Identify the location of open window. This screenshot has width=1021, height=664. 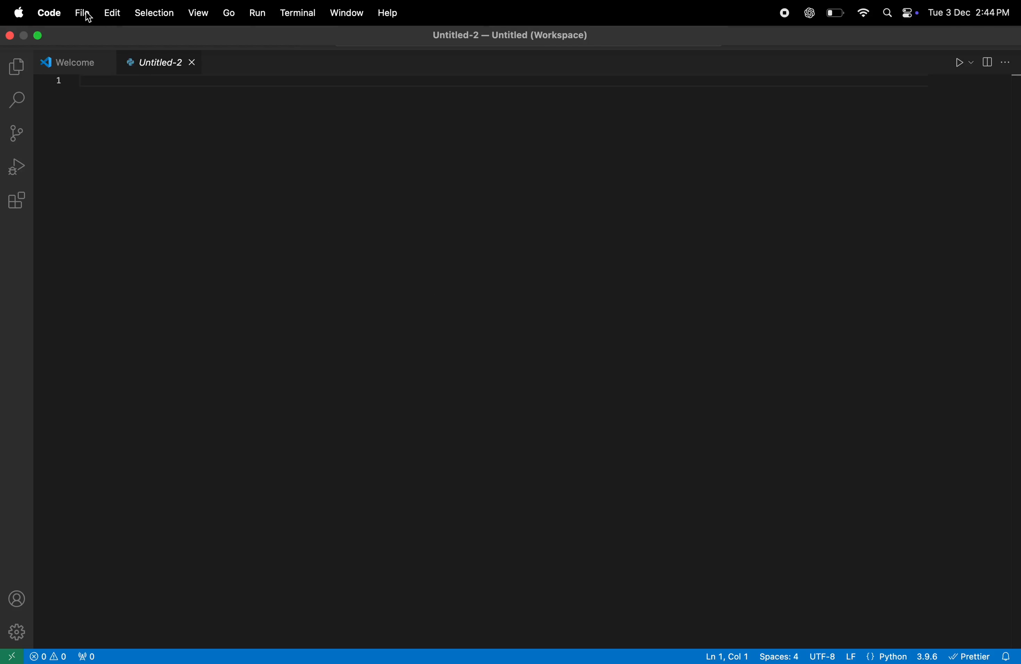
(11, 656).